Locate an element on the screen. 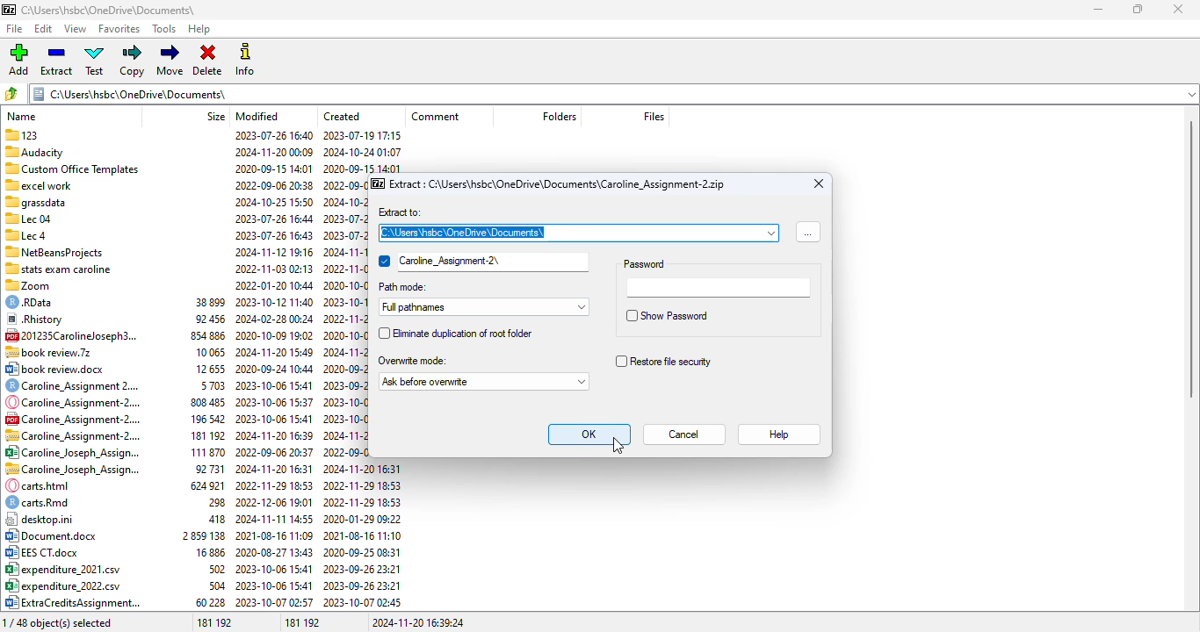  expenditure_2021.csv. 502 2023-10-06 15:41 2023-09-26 23:21 is located at coordinates (203, 570).